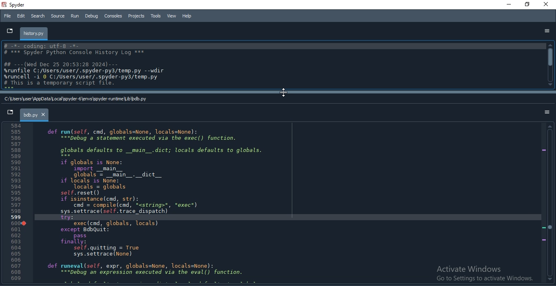 The width and height of the screenshot is (556, 286). Describe the element at coordinates (58, 16) in the screenshot. I see `Source` at that location.